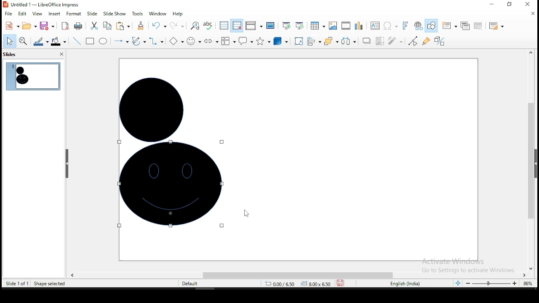 This screenshot has width=539, height=303. I want to click on insert hyperlink, so click(418, 26).